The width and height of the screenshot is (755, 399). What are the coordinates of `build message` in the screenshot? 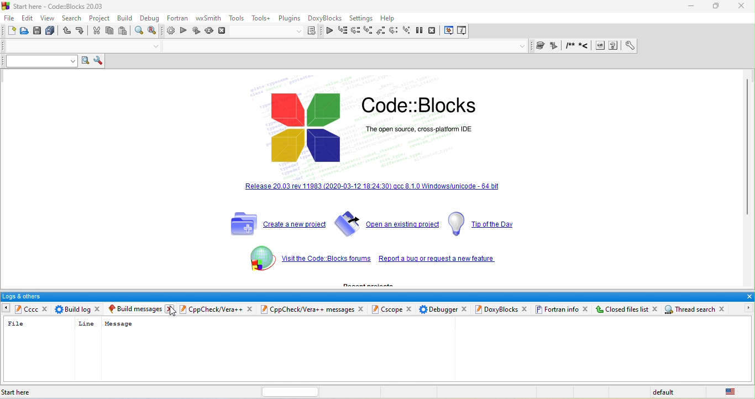 It's located at (137, 309).